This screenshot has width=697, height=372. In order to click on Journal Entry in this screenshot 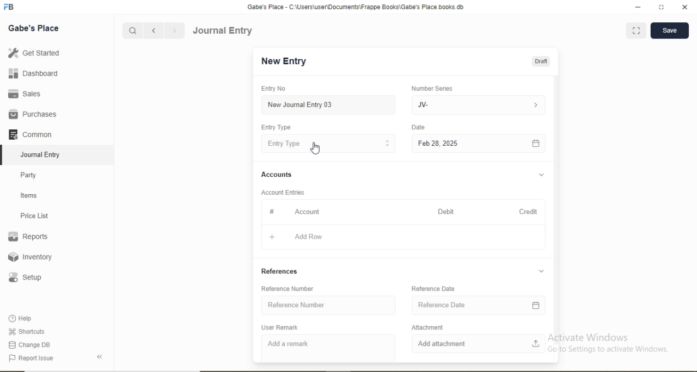, I will do `click(41, 155)`.